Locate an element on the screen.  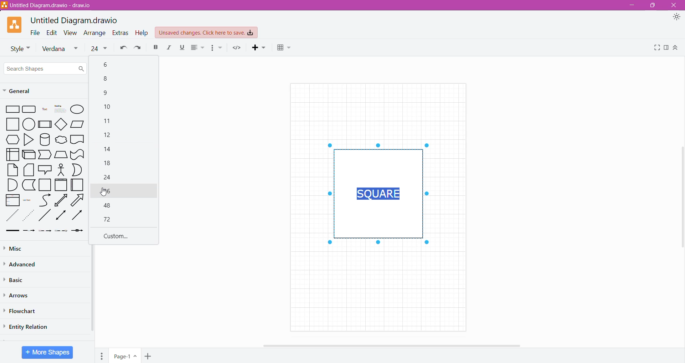
Cursor on 26 is located at coordinates (104, 192).